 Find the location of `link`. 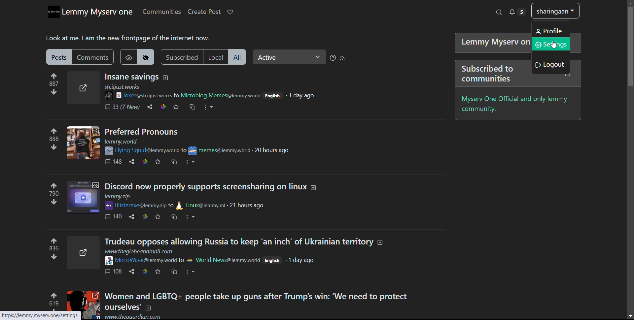

link is located at coordinates (162, 107).